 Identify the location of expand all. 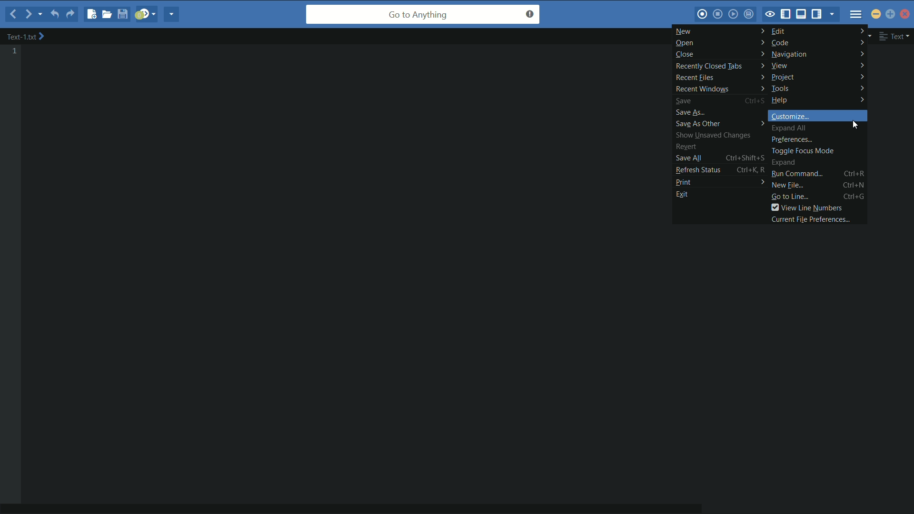
(789, 128).